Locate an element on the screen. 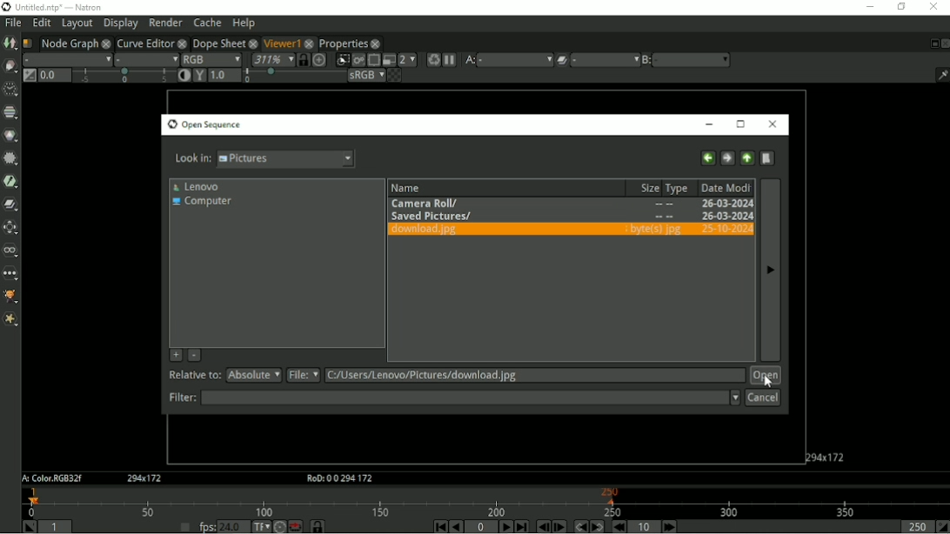 The height and width of the screenshot is (534, 950). Name is located at coordinates (405, 188).